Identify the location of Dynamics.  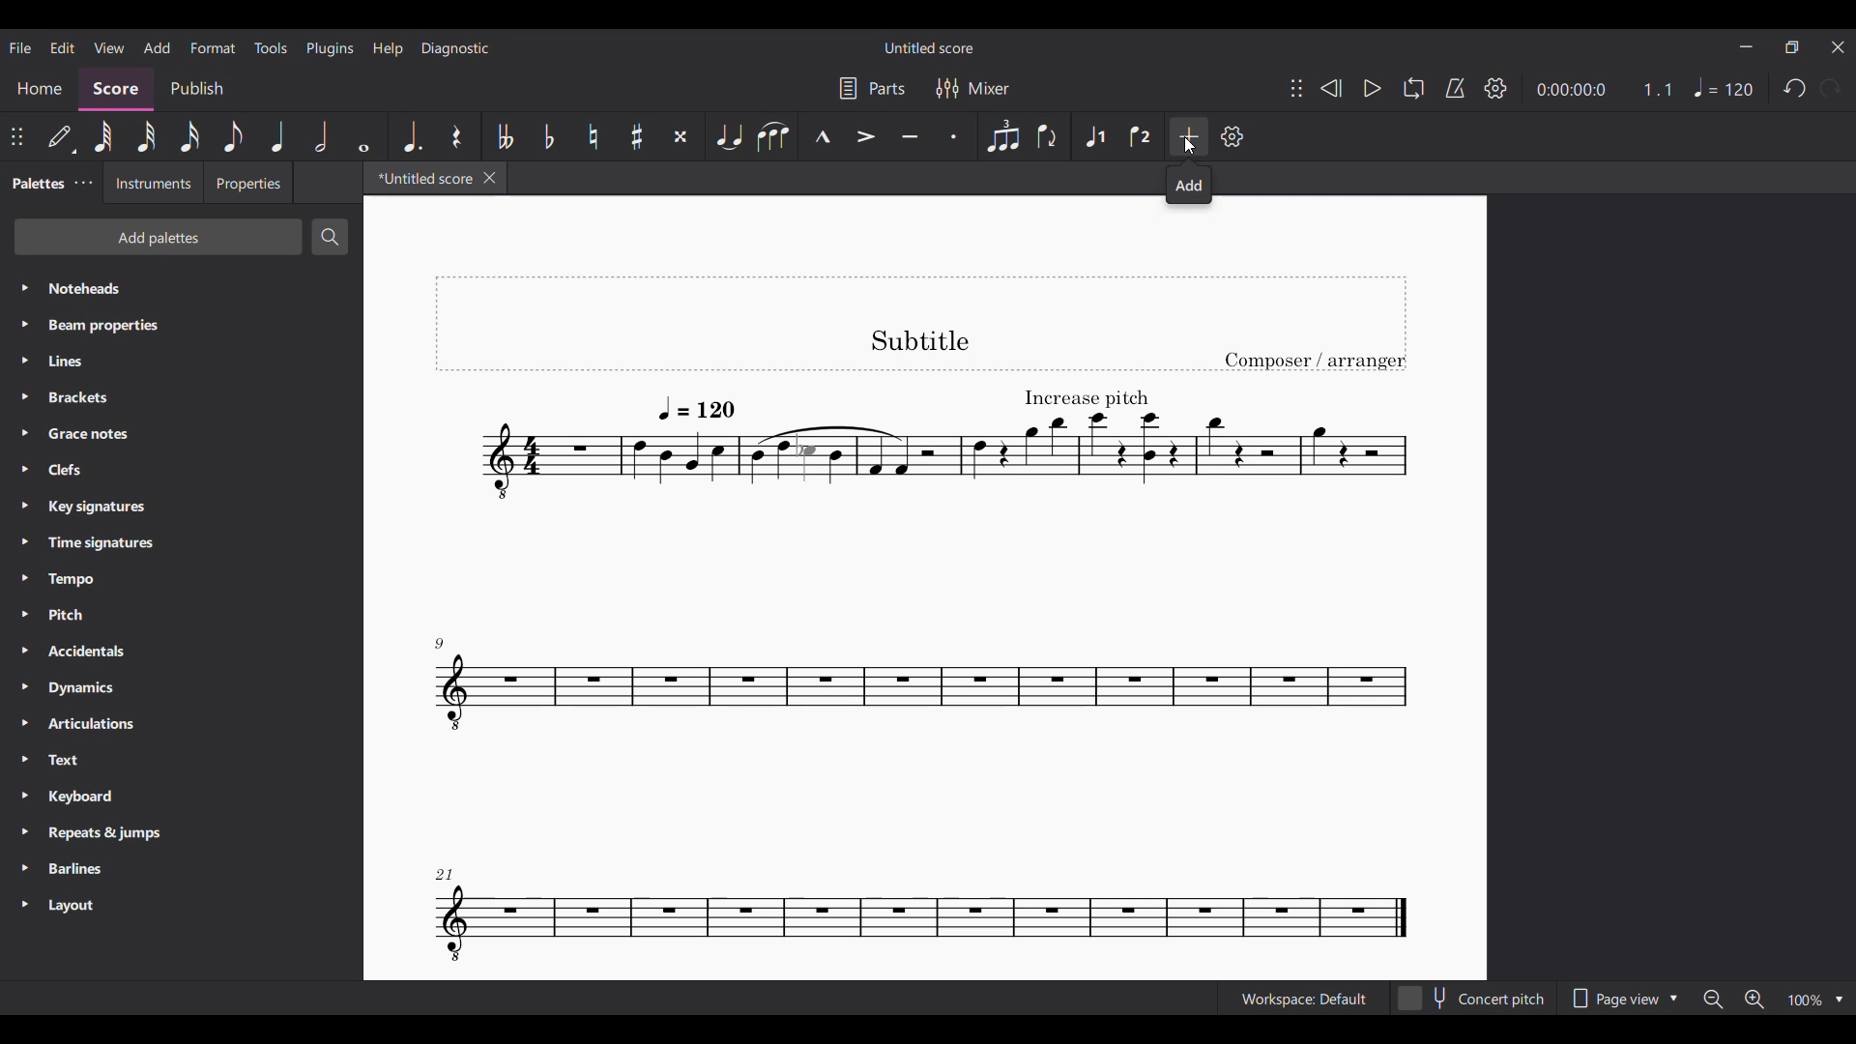
(182, 687).